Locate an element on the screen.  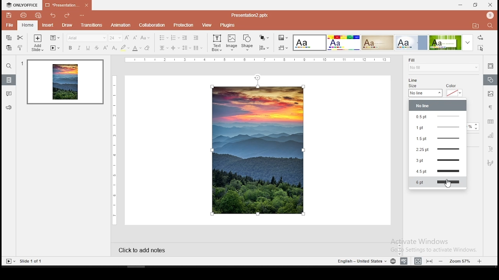
add slide is located at coordinates (37, 43).